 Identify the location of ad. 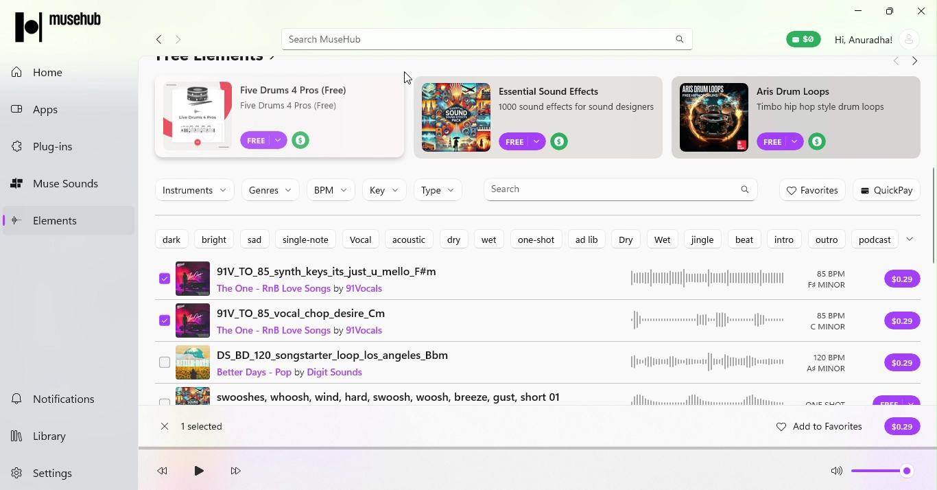
(800, 118).